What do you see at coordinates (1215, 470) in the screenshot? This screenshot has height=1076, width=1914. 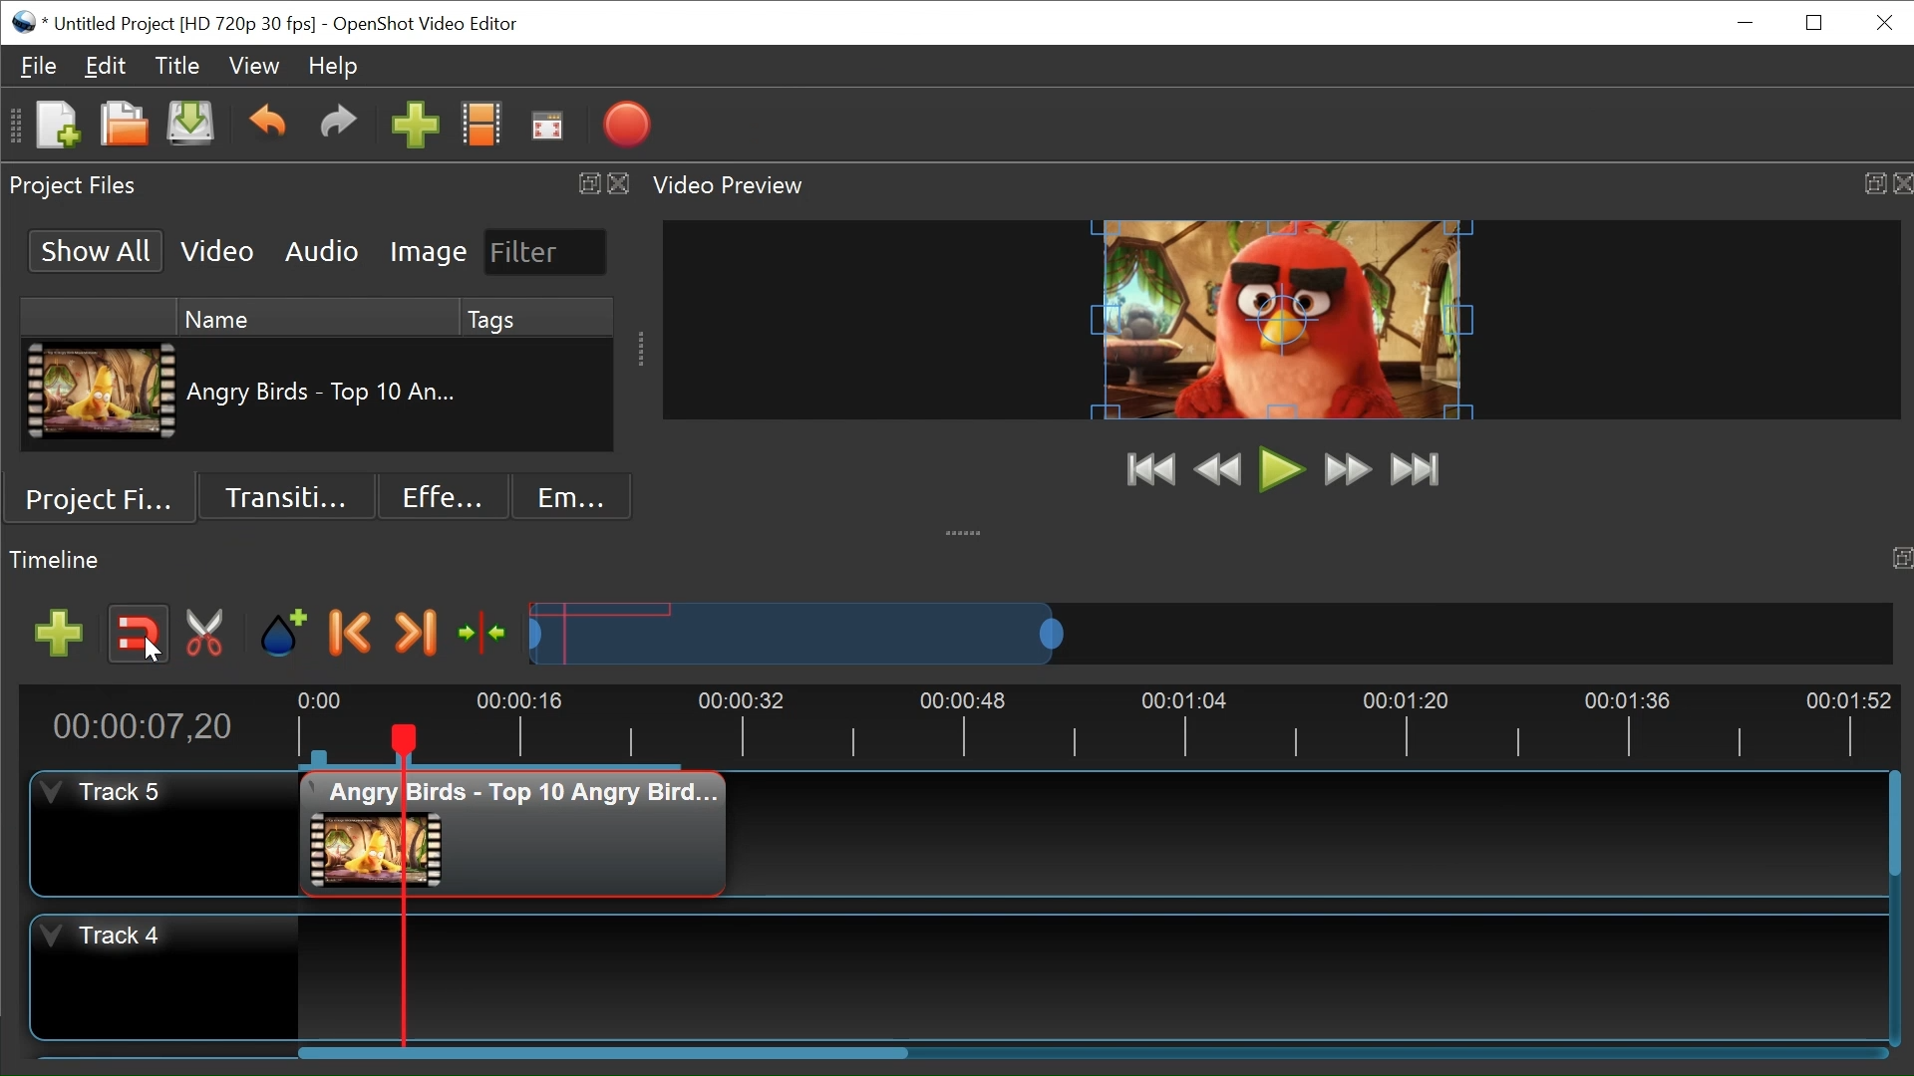 I see `Rewind` at bounding box center [1215, 470].